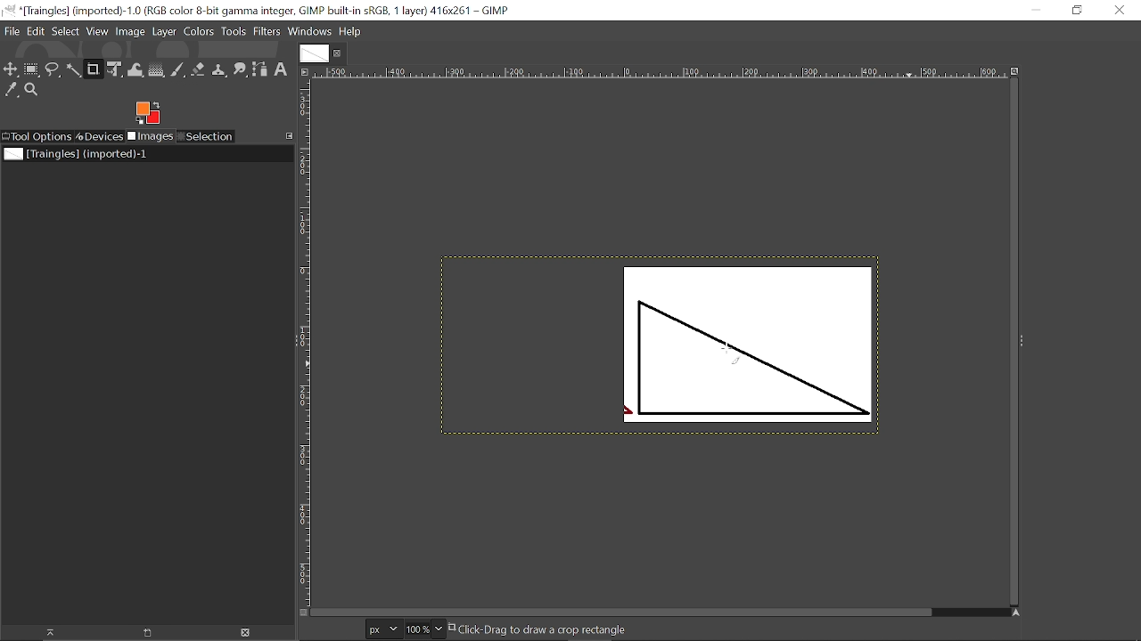  What do you see at coordinates (66, 32) in the screenshot?
I see `Select` at bounding box center [66, 32].